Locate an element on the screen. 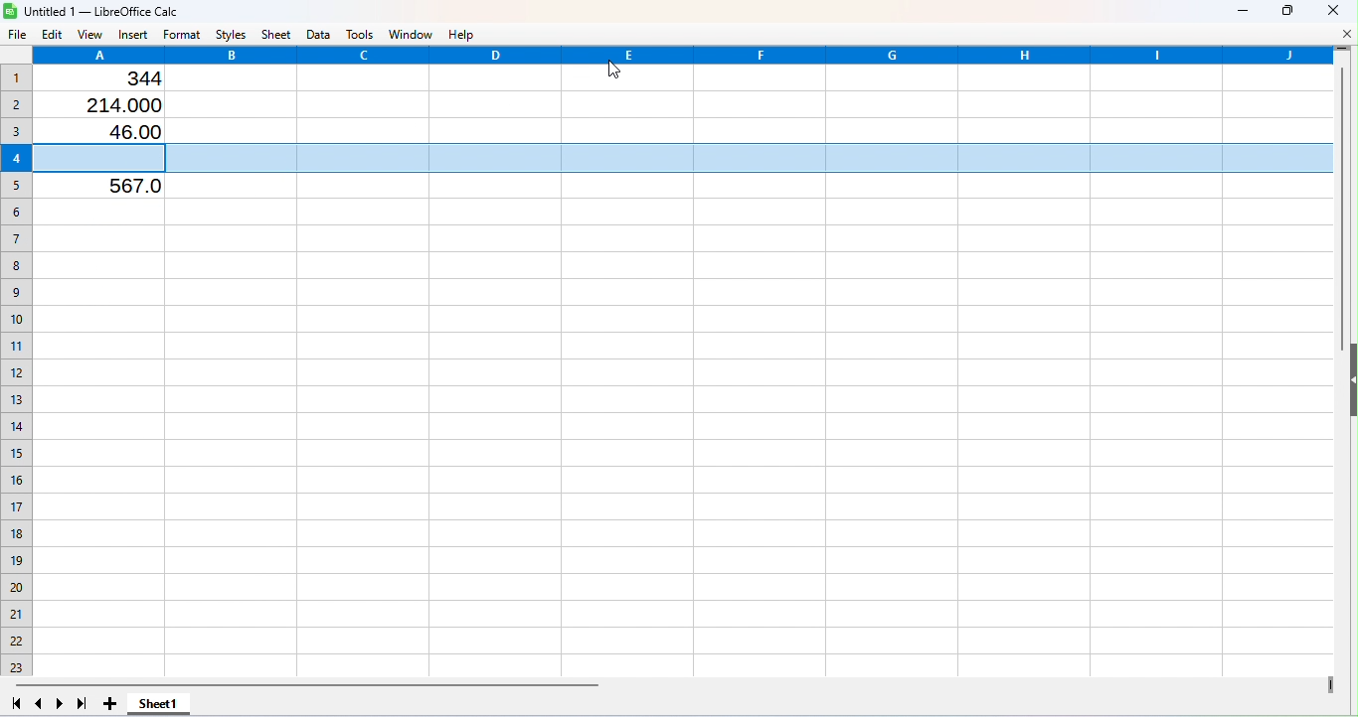 This screenshot has height=717, width=1358. Cursor is located at coordinates (606, 74).